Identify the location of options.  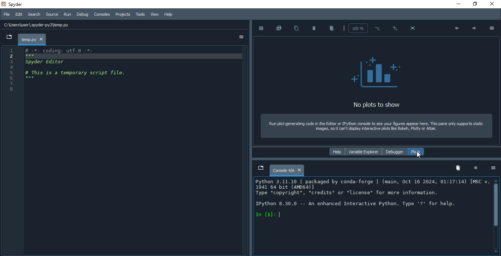
(492, 28).